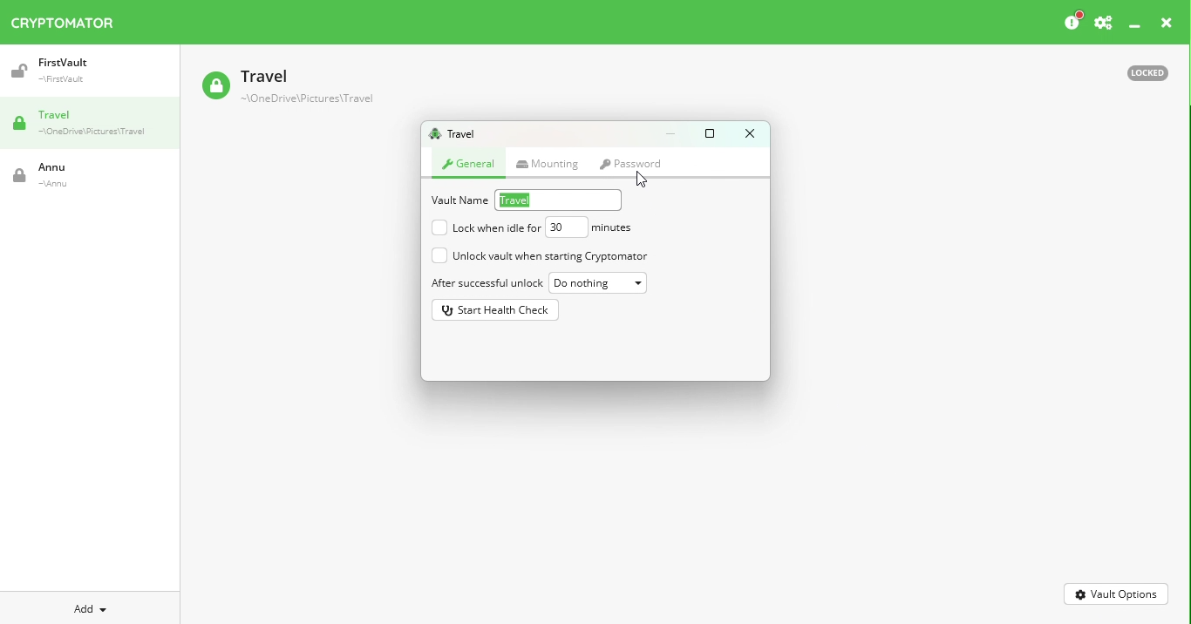  Describe the element at coordinates (1135, 27) in the screenshot. I see `Minimize` at that location.